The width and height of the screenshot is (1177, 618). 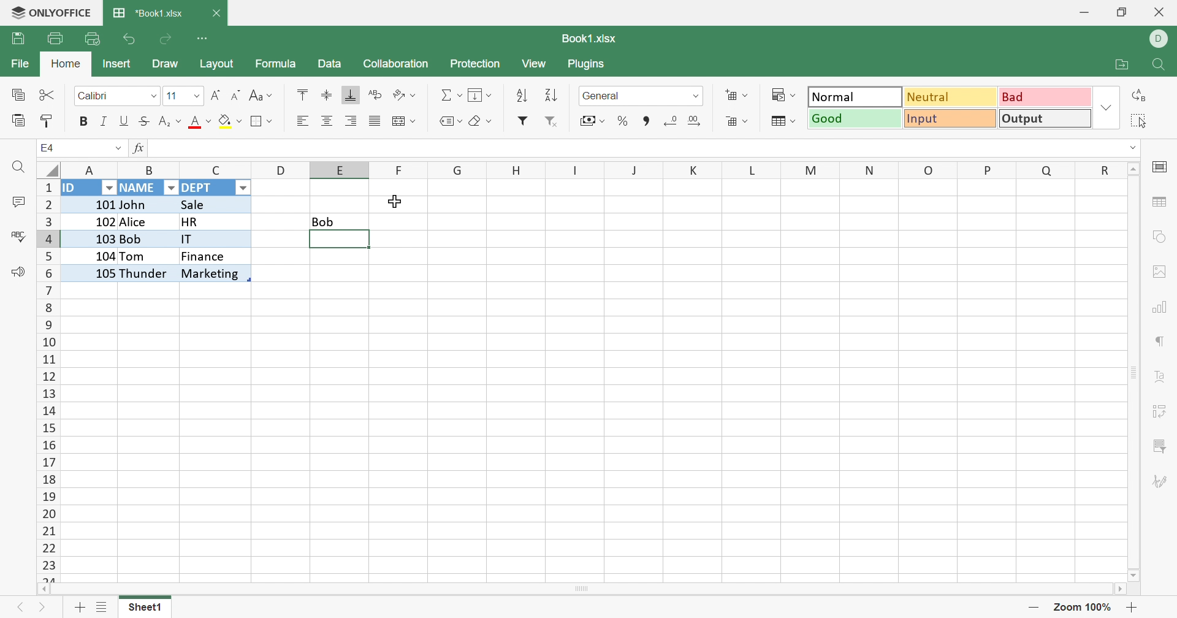 What do you see at coordinates (328, 96) in the screenshot?
I see `Align Middle` at bounding box center [328, 96].